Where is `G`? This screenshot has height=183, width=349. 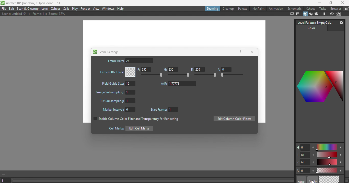
G is located at coordinates (170, 70).